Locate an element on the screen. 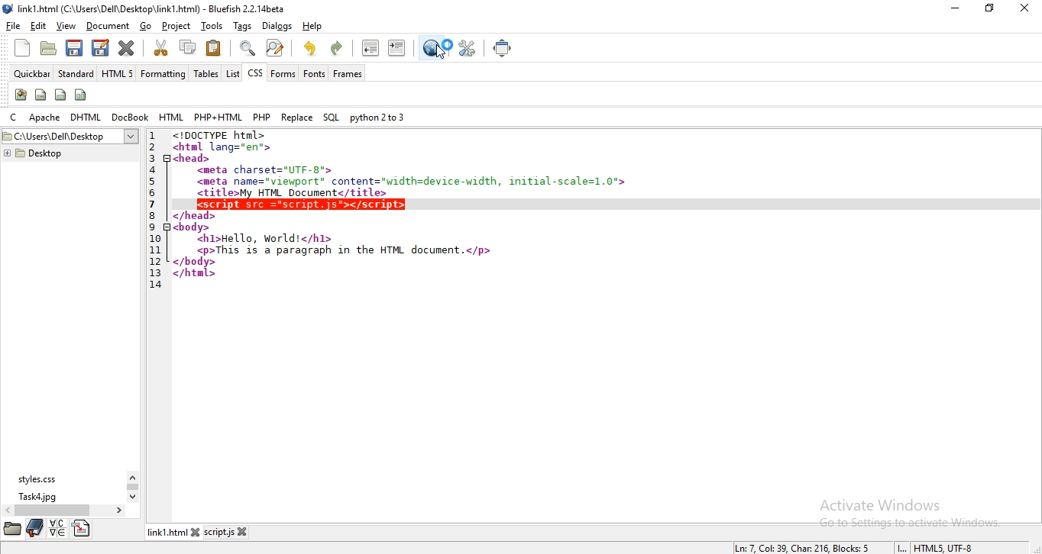 This screenshot has width=1042, height=554. directory is located at coordinates (82, 528).